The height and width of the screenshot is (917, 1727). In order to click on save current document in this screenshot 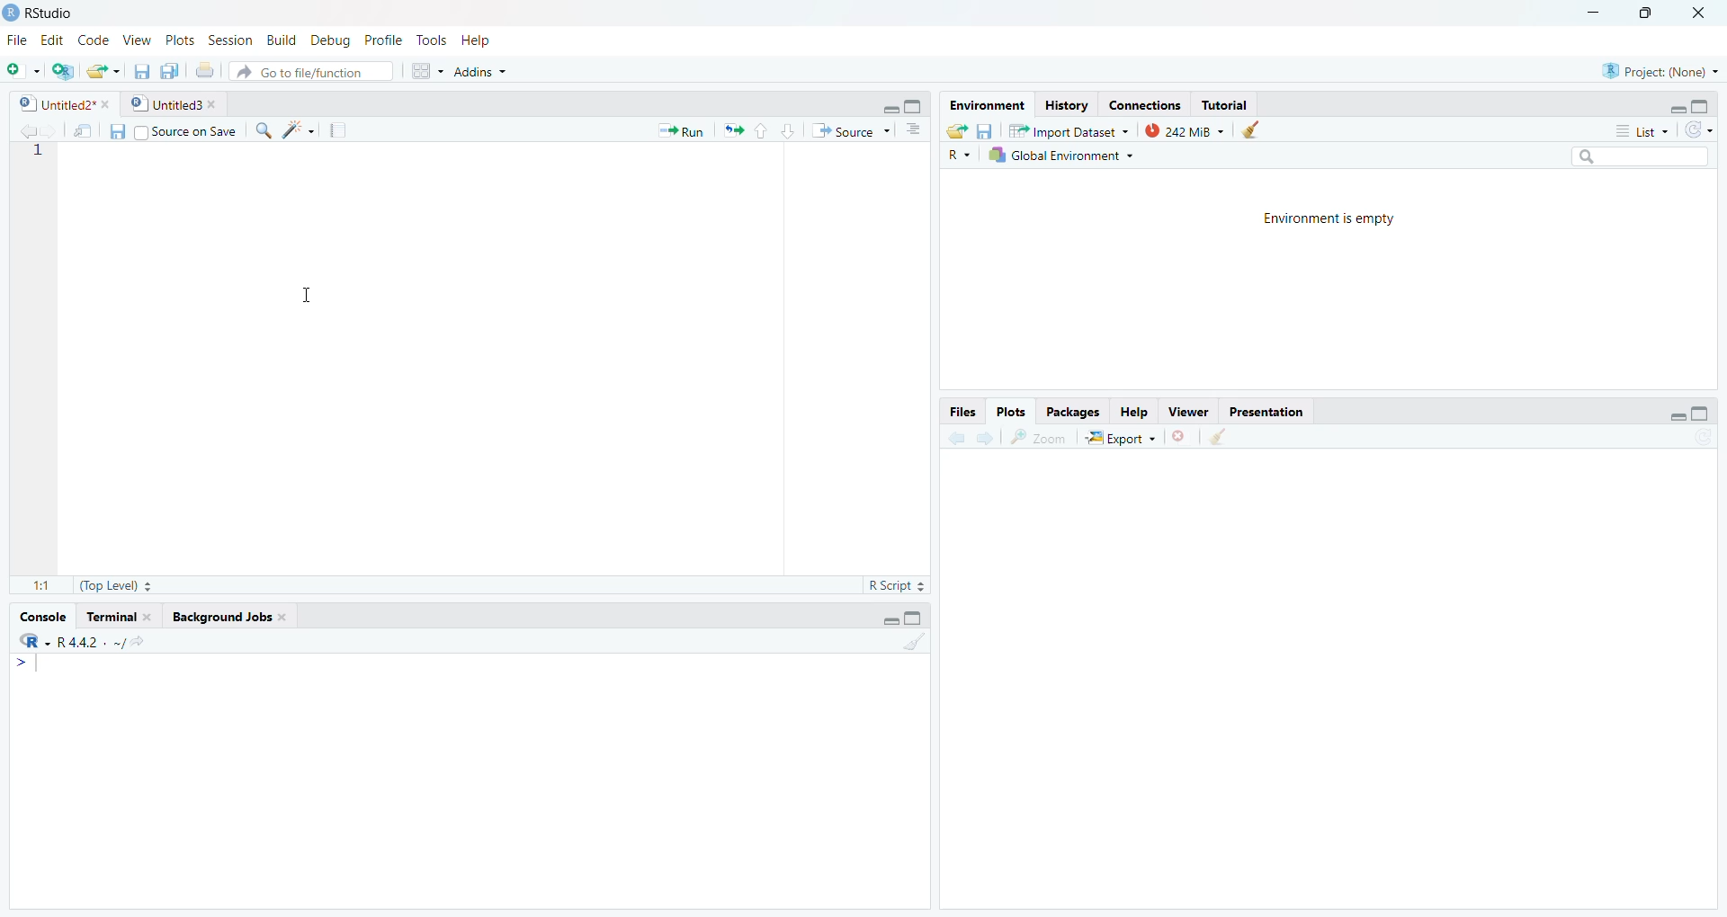, I will do `click(139, 70)`.